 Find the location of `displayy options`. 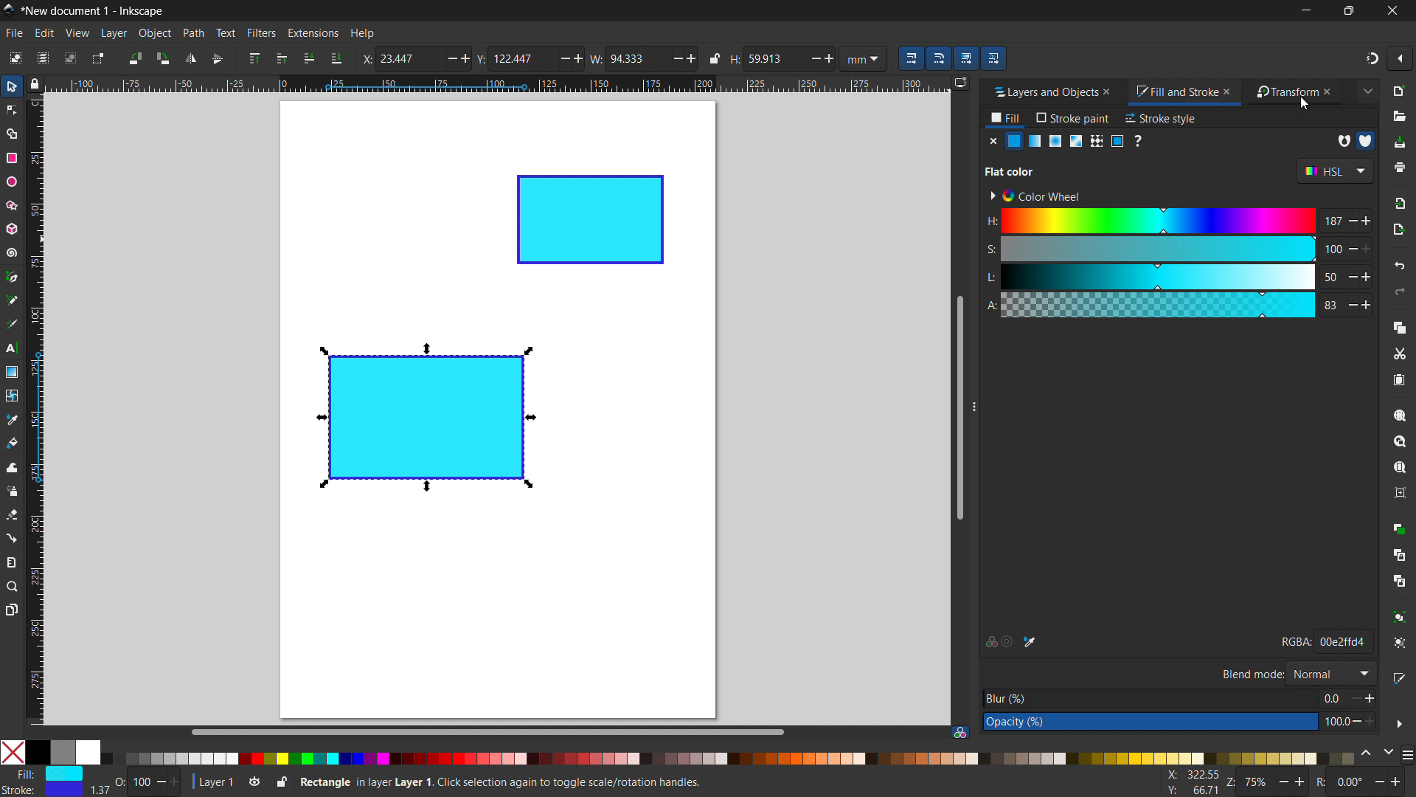

displayy options is located at coordinates (959, 83).